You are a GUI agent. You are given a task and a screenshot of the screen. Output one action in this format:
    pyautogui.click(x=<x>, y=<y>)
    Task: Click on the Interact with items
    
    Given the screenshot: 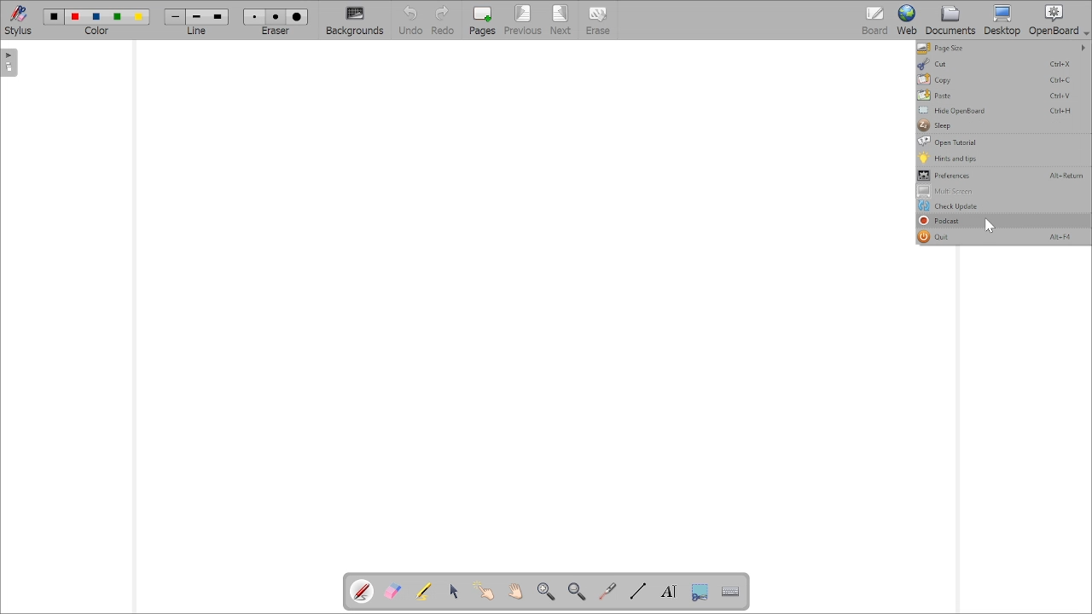 What is the action you would take?
    pyautogui.click(x=483, y=591)
    